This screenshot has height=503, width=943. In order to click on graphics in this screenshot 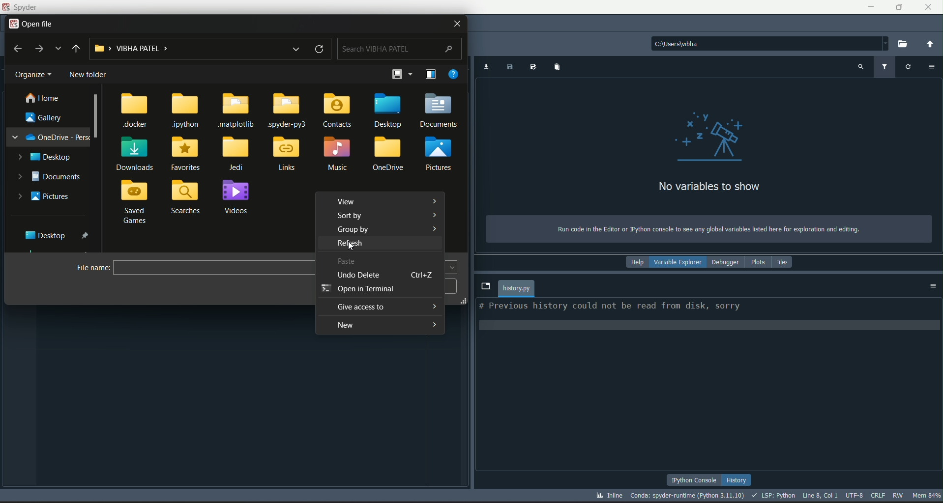, I will do `click(710, 137)`.